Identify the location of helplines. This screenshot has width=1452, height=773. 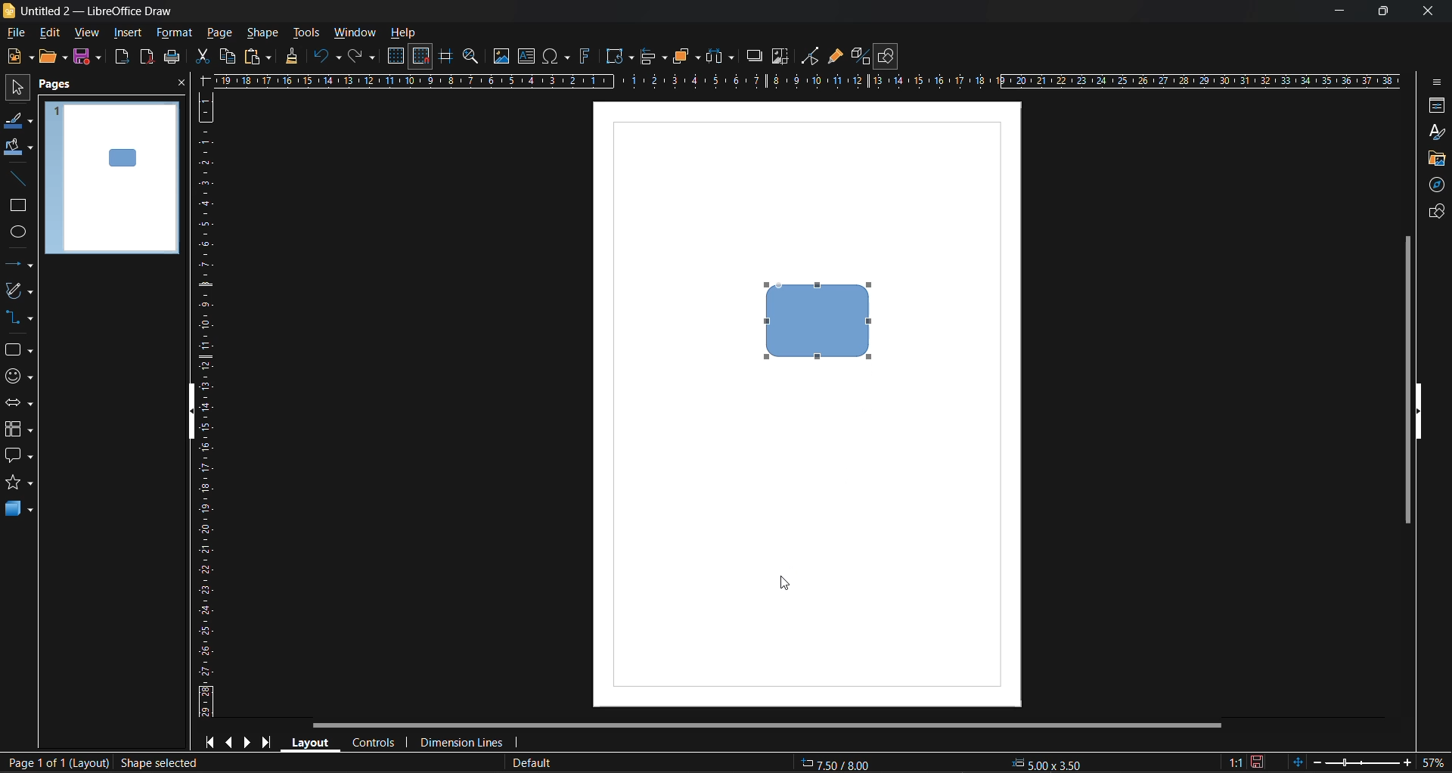
(444, 57).